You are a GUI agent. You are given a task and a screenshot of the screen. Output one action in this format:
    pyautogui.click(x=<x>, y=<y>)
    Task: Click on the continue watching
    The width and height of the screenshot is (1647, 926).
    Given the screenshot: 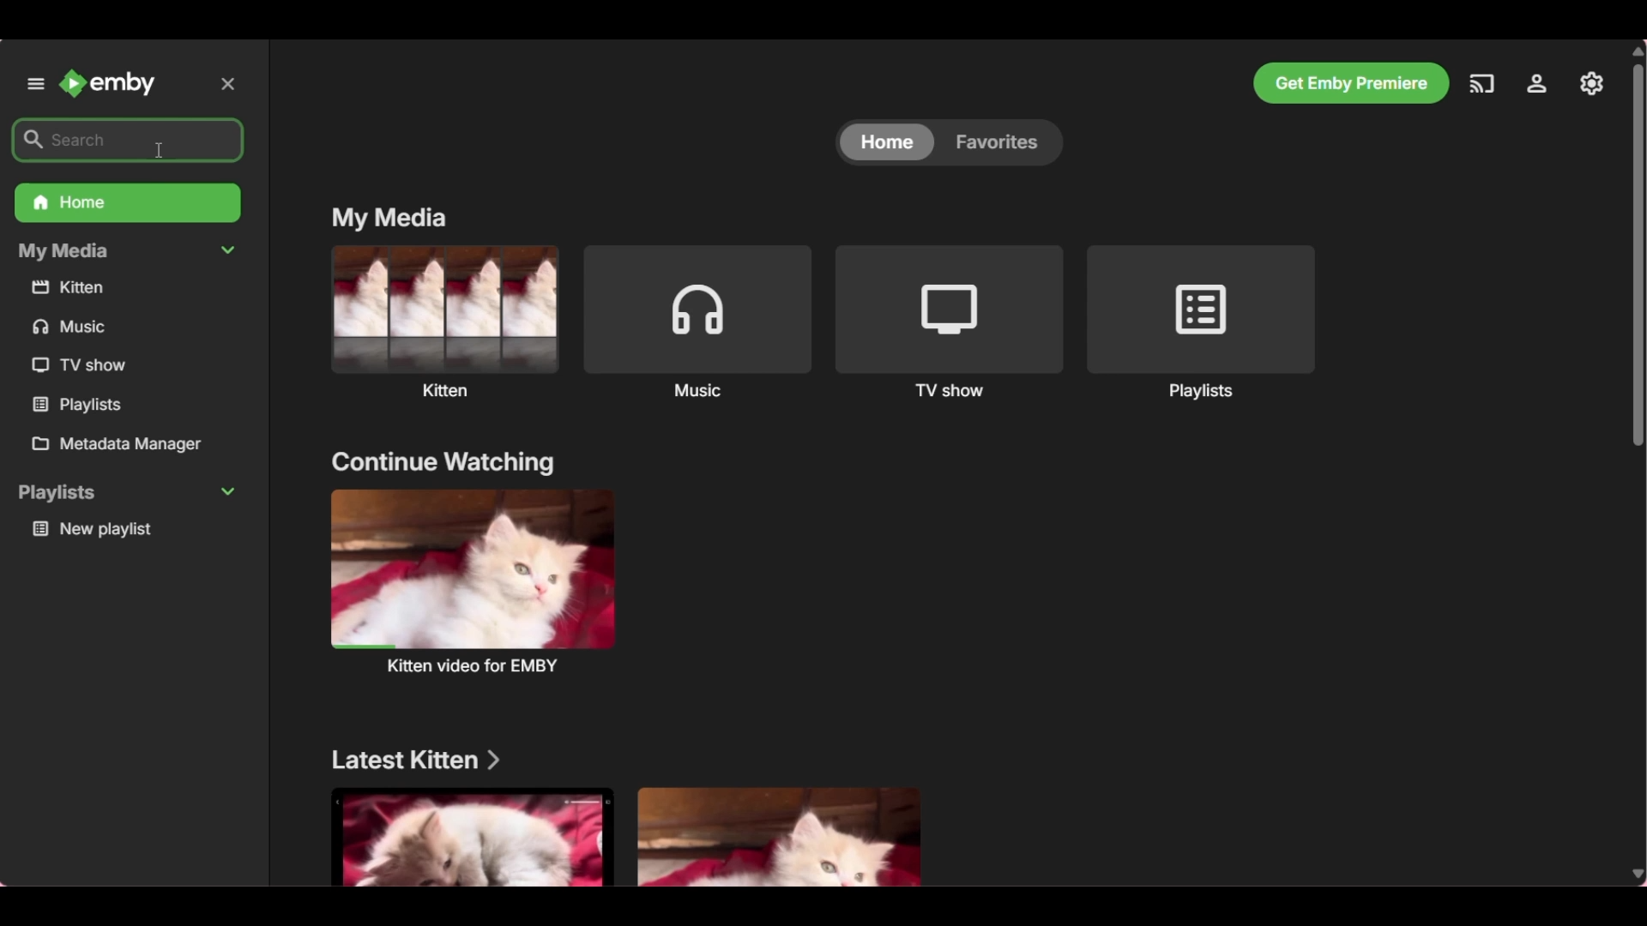 What is the action you would take?
    pyautogui.click(x=443, y=461)
    